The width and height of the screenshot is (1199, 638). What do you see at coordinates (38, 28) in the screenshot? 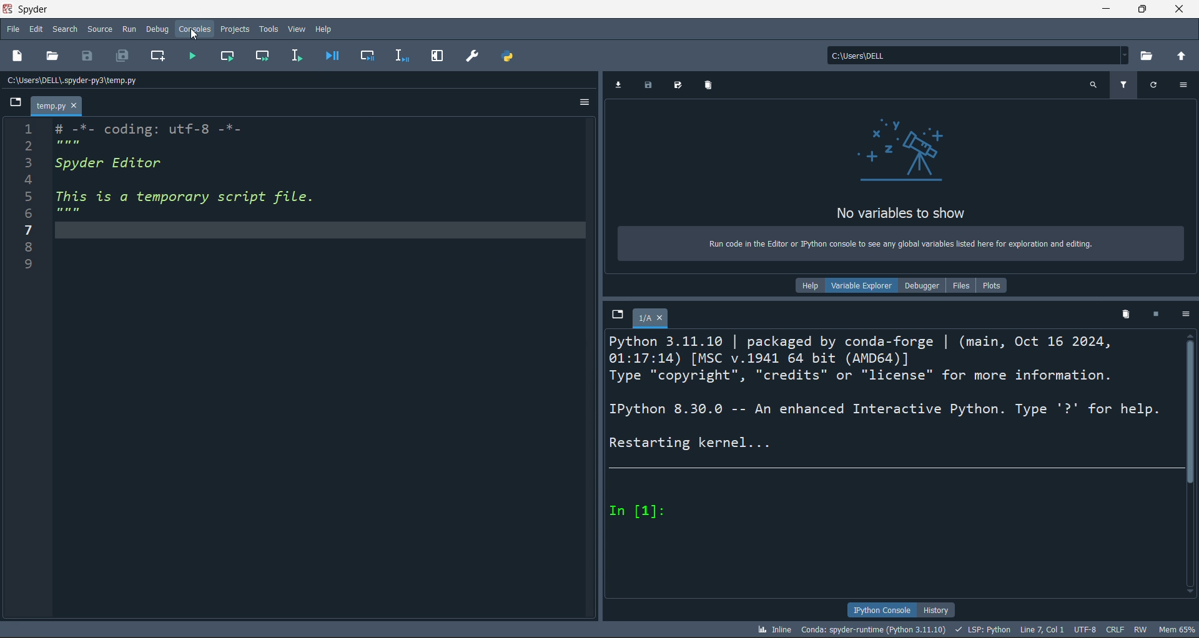
I see `edit` at bounding box center [38, 28].